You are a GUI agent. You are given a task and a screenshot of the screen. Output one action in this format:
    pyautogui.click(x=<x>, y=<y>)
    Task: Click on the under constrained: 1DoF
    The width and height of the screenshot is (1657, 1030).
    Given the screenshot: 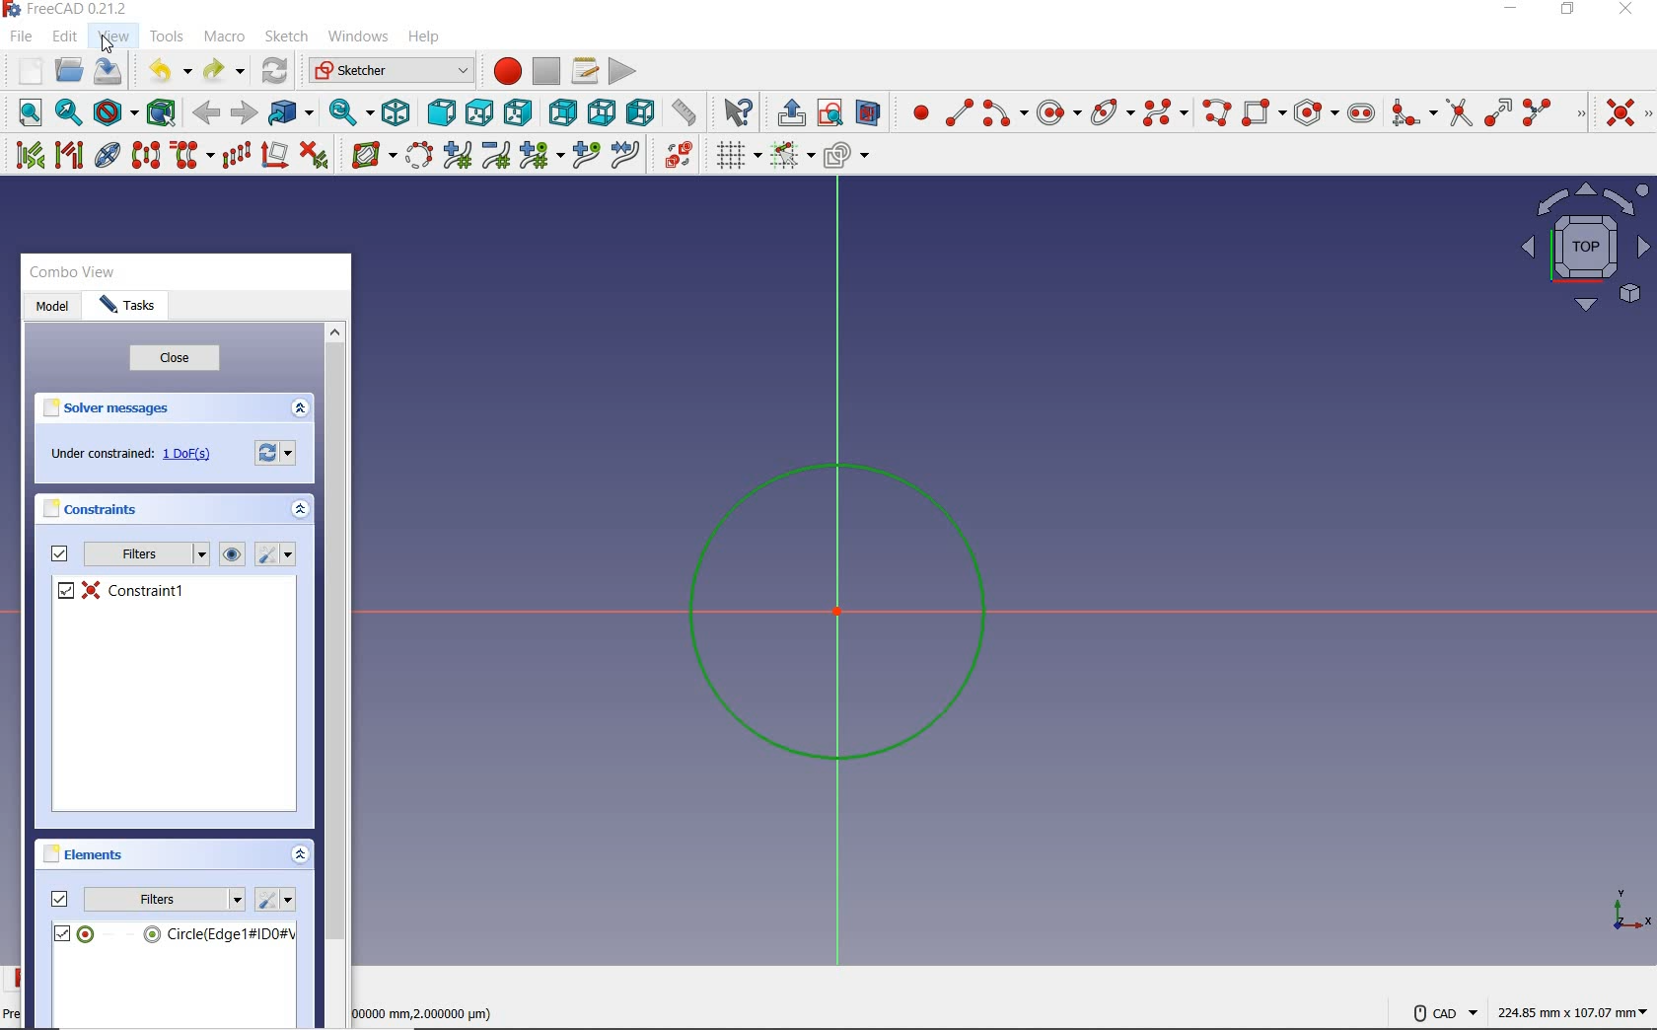 What is the action you would take?
    pyautogui.click(x=134, y=455)
    